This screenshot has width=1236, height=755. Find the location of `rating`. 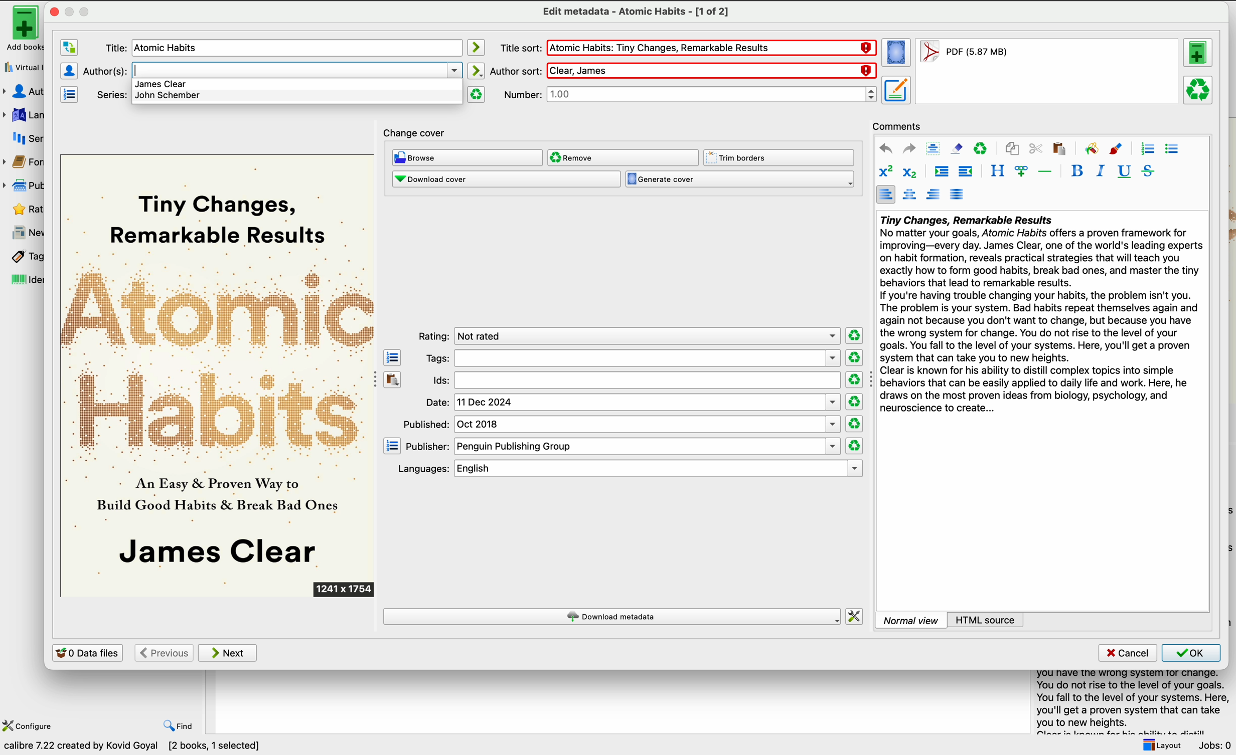

rating is located at coordinates (628, 335).